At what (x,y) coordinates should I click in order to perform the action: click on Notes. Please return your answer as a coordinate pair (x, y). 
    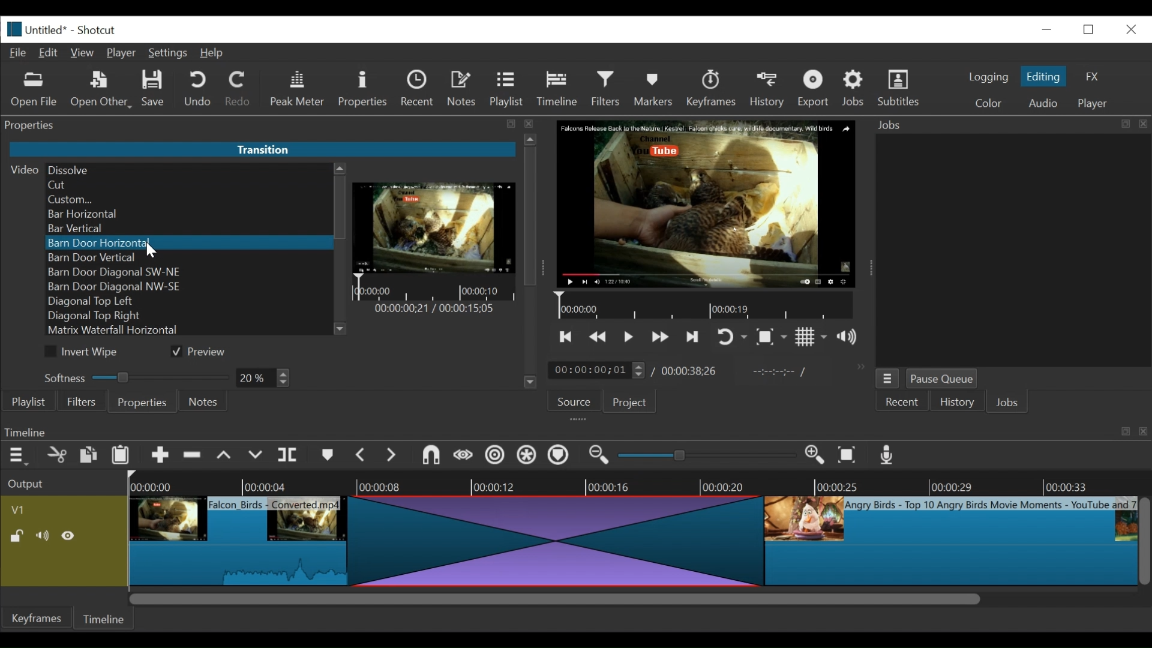
    Looking at the image, I should click on (203, 401).